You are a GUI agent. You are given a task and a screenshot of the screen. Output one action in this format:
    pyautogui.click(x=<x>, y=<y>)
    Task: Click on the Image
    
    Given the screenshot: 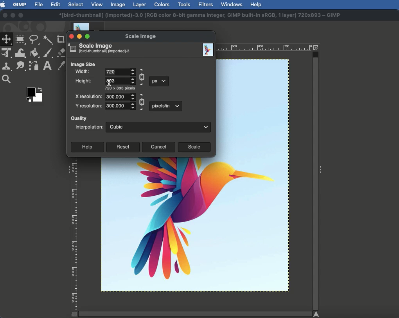 What is the action you would take?
    pyautogui.click(x=118, y=5)
    